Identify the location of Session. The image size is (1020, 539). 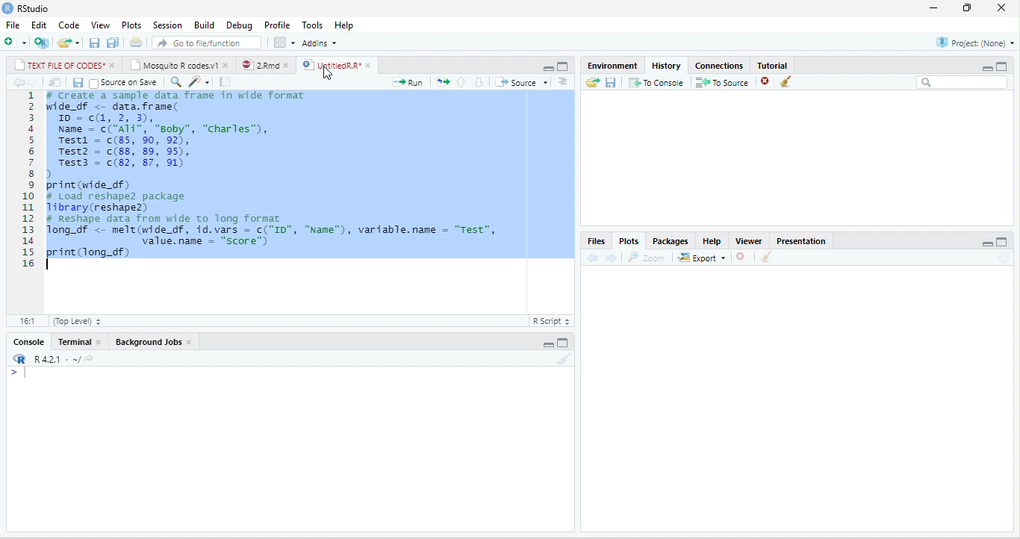
(168, 25).